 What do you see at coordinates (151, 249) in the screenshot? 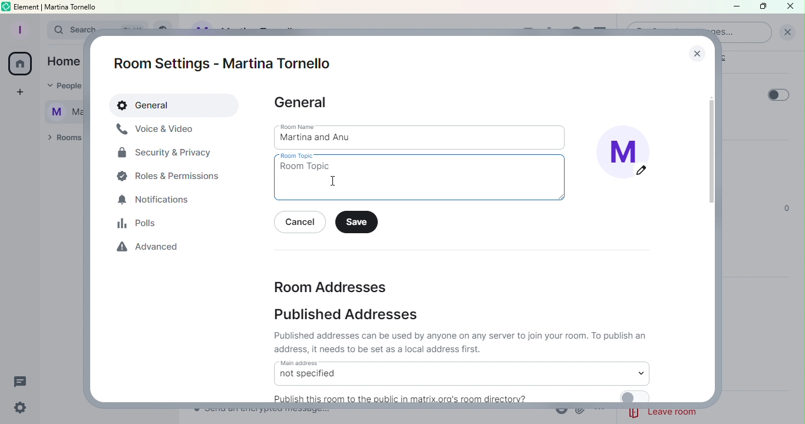
I see `Advanced` at bounding box center [151, 249].